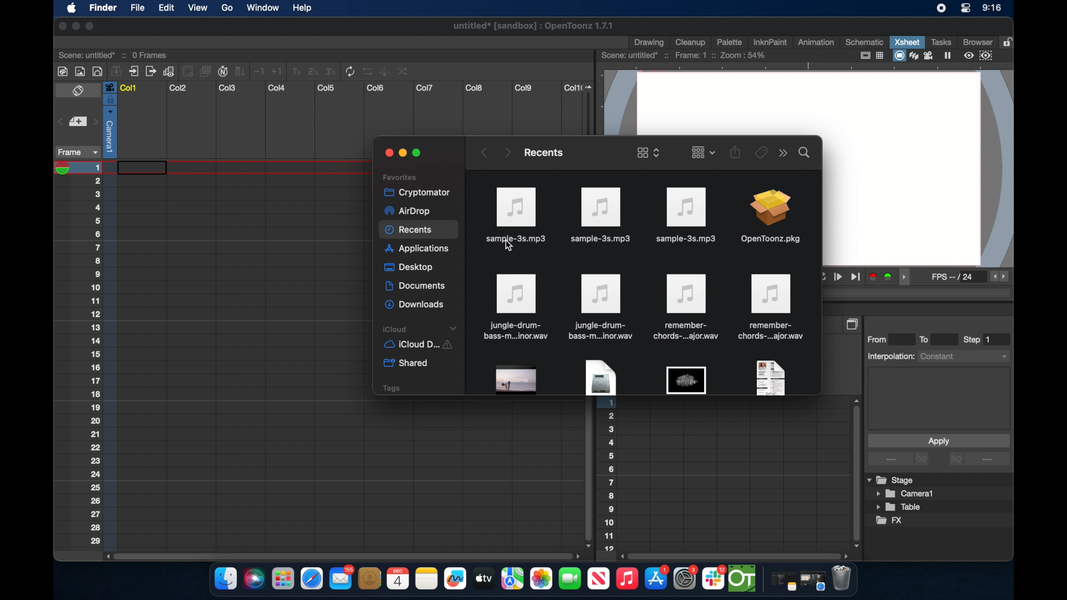 The height and width of the screenshot is (600, 1067). What do you see at coordinates (979, 460) in the screenshot?
I see `more options` at bounding box center [979, 460].